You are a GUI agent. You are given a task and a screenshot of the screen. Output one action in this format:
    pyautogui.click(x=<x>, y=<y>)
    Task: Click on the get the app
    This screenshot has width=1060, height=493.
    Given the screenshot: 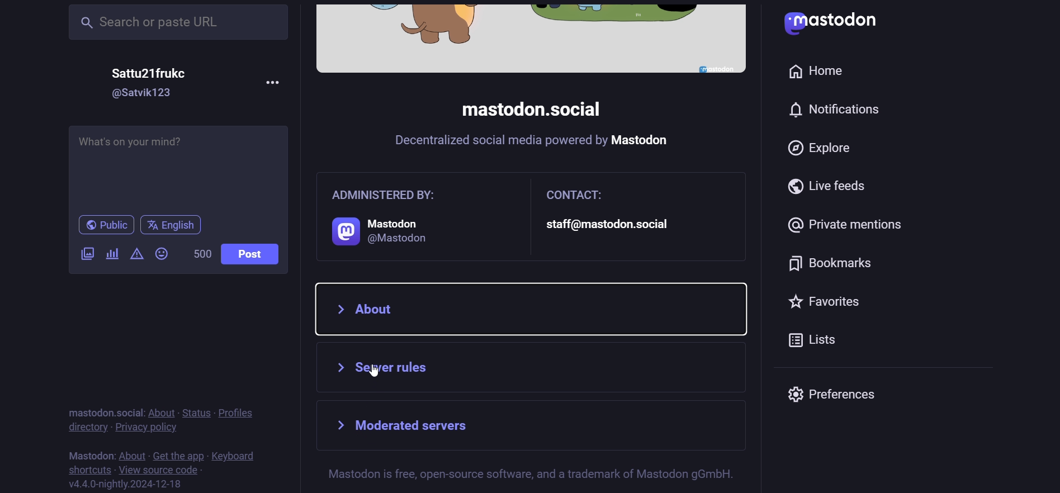 What is the action you would take?
    pyautogui.click(x=178, y=454)
    